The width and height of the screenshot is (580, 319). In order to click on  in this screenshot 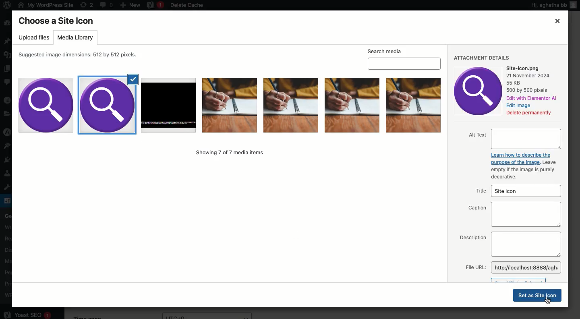, I will do `click(351, 104)`.